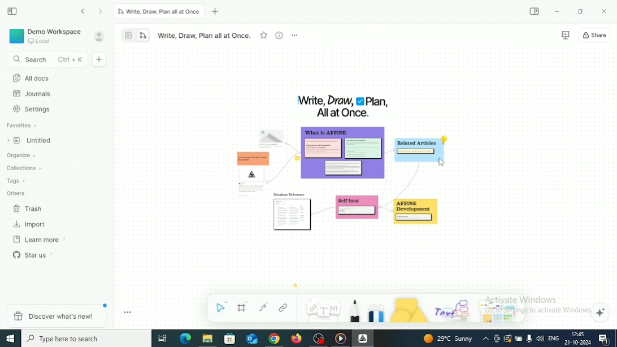  What do you see at coordinates (271, 135) in the screenshot?
I see `Image` at bounding box center [271, 135].